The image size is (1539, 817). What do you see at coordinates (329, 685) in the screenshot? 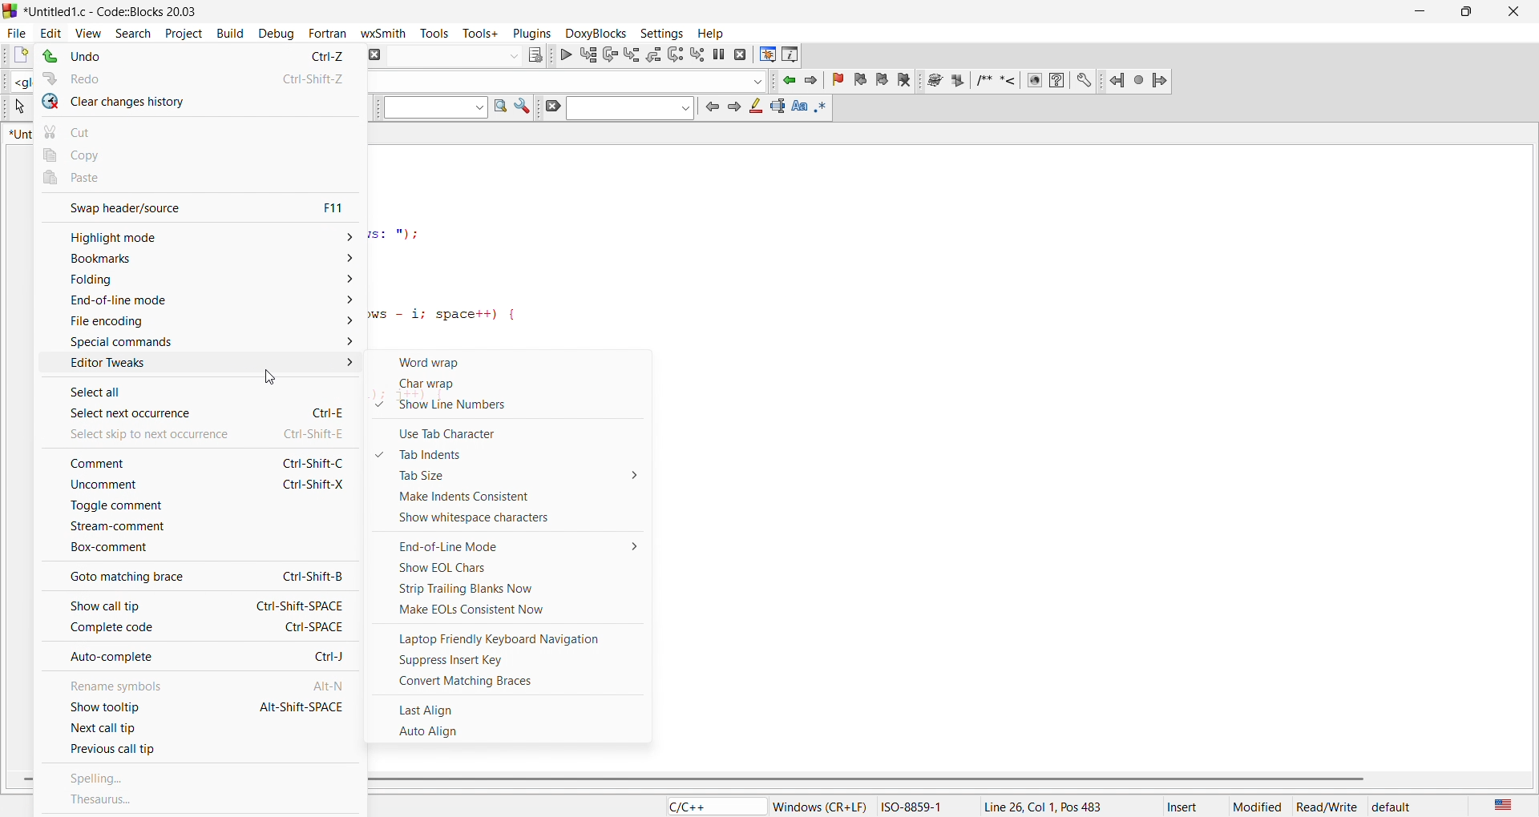
I see `Alt-N` at bounding box center [329, 685].